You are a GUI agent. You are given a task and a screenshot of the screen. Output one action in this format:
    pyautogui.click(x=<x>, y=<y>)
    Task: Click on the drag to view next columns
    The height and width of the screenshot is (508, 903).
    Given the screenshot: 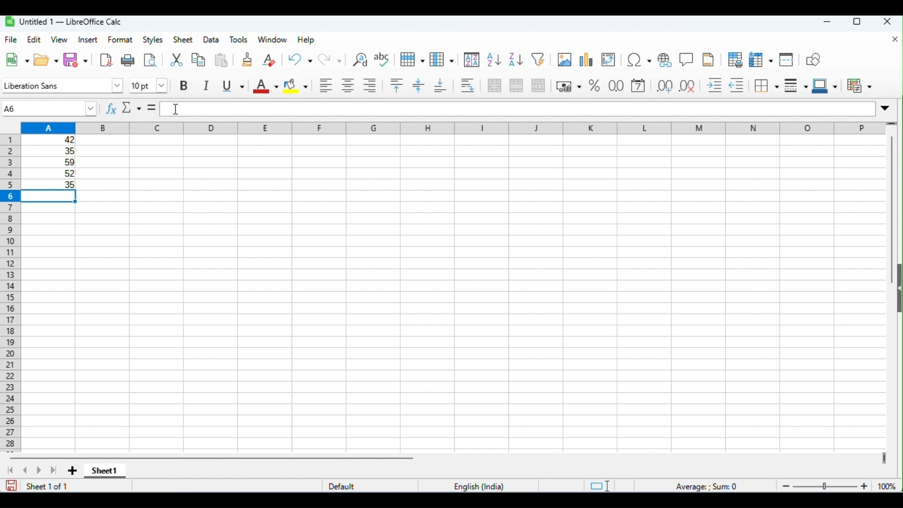 What is the action you would take?
    pyautogui.click(x=883, y=458)
    